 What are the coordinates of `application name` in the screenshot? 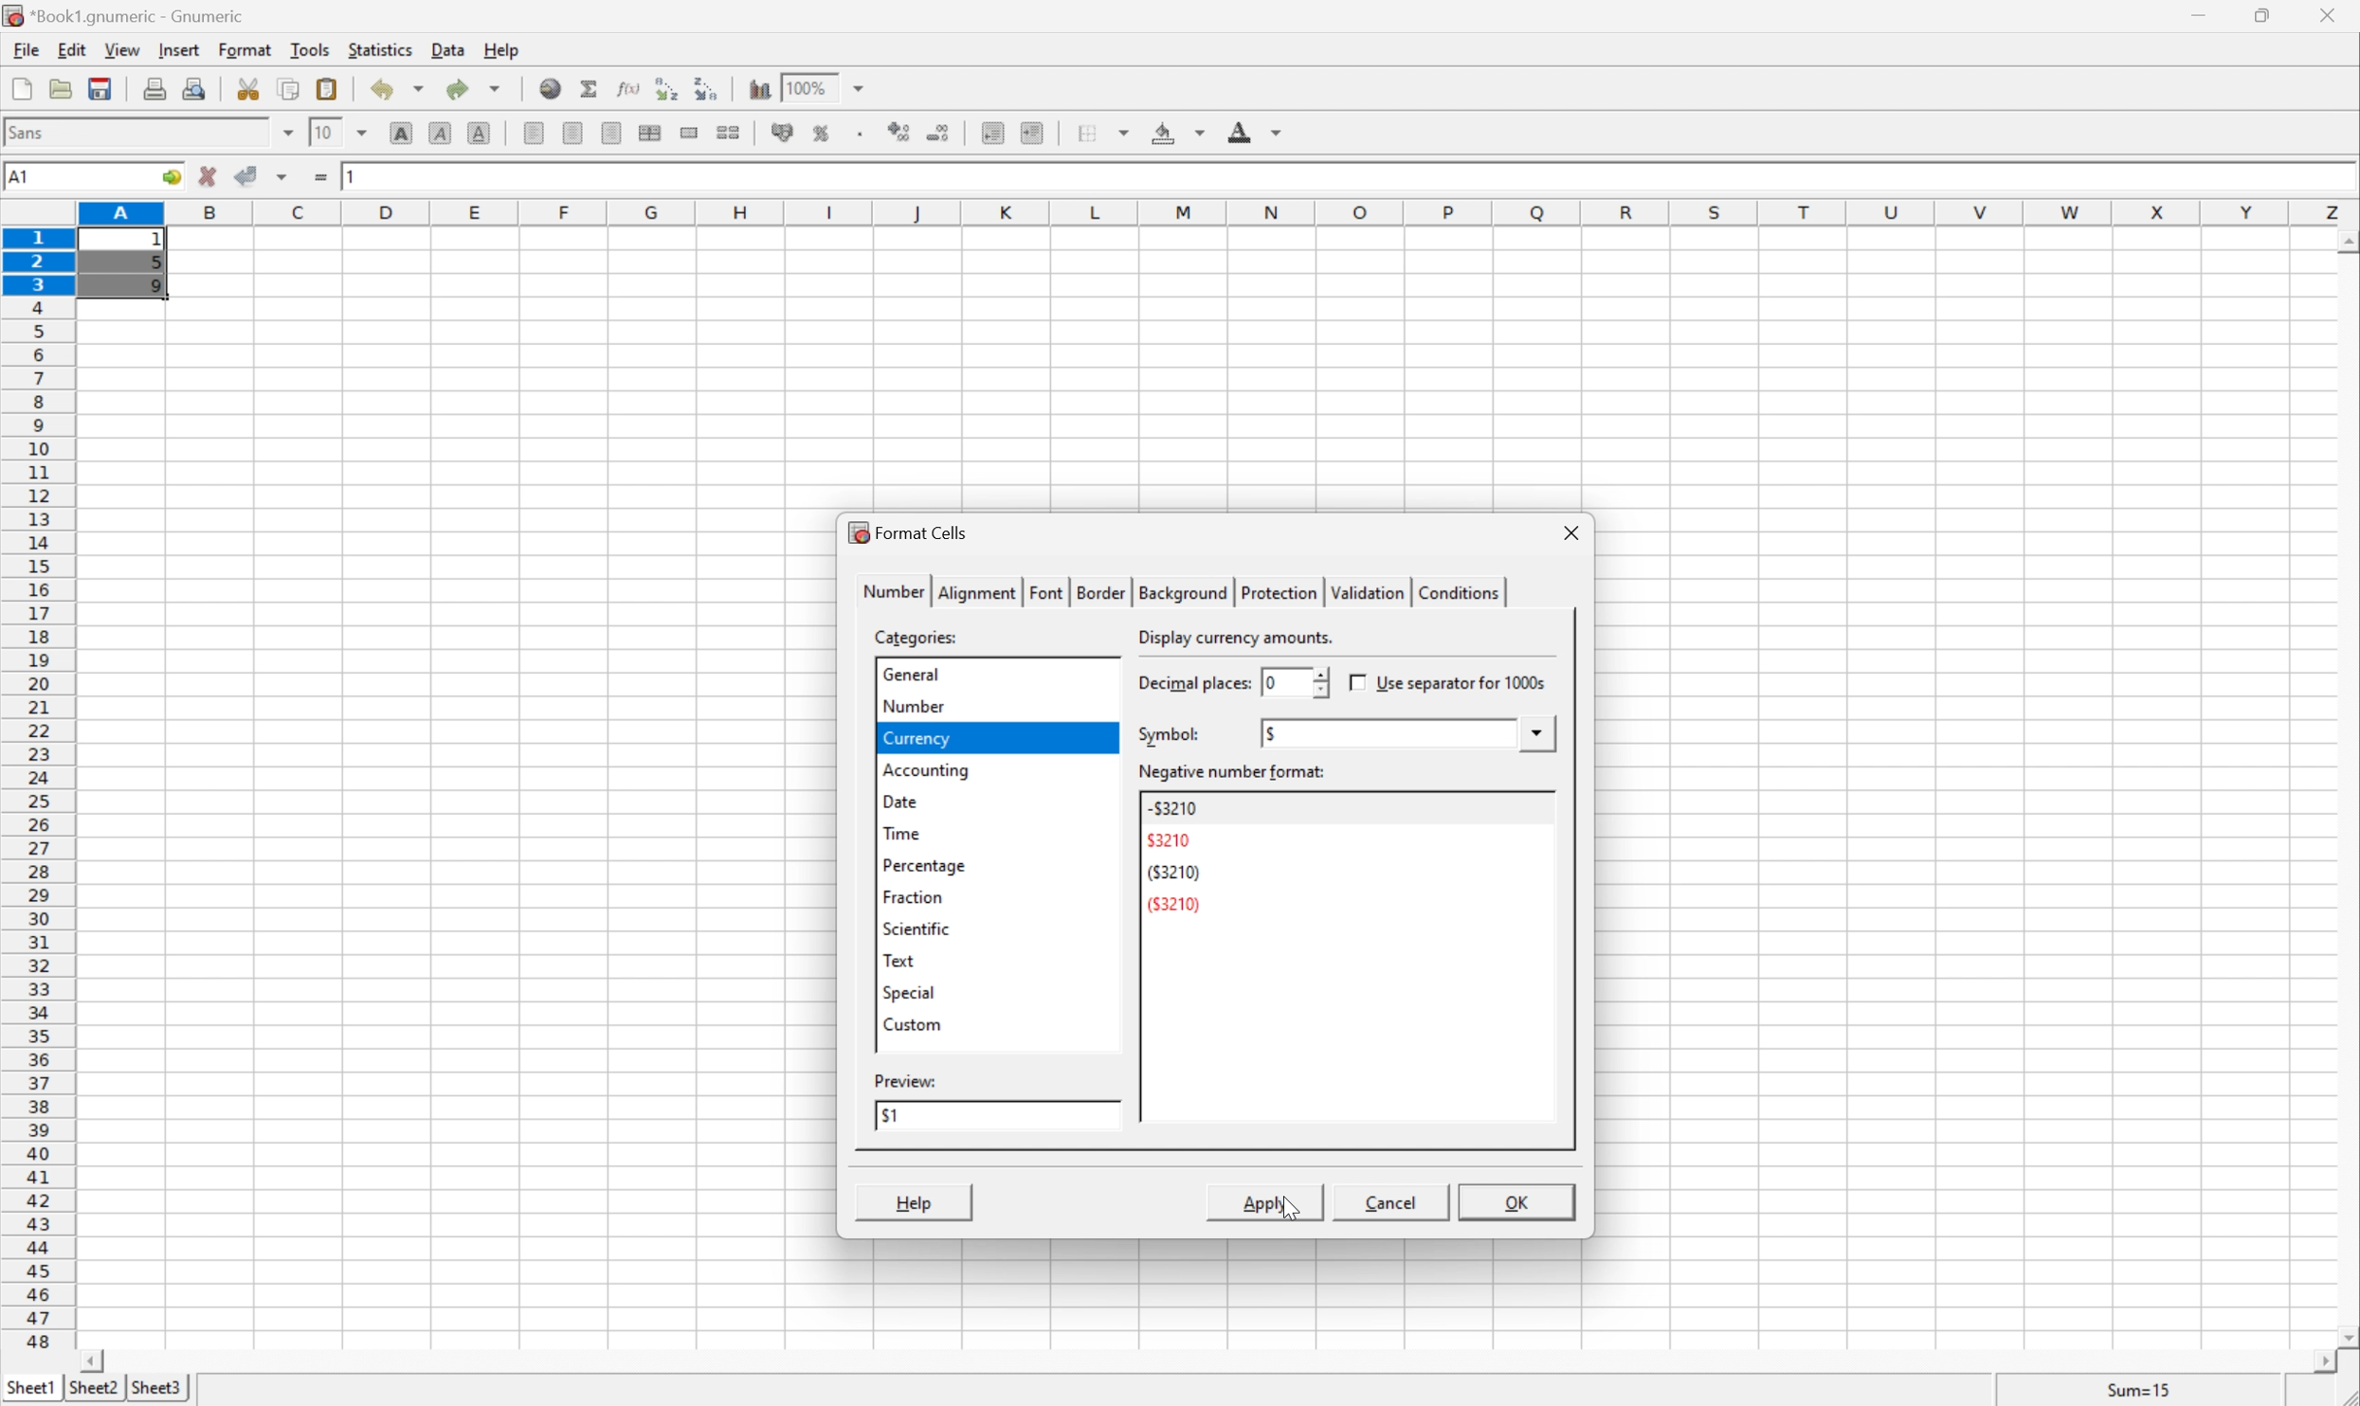 It's located at (130, 13).